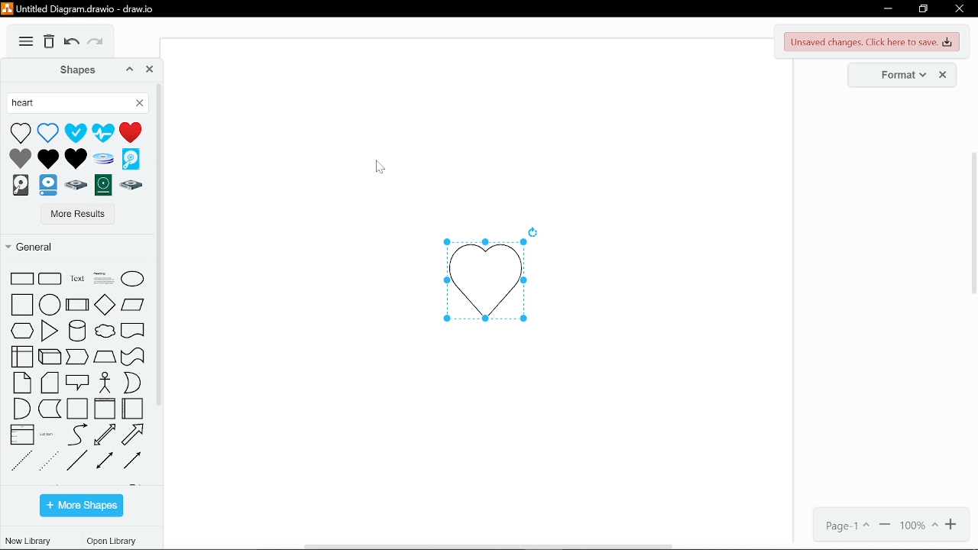 This screenshot has height=550, width=978. Describe the element at coordinates (47, 131) in the screenshot. I see `heart` at that location.